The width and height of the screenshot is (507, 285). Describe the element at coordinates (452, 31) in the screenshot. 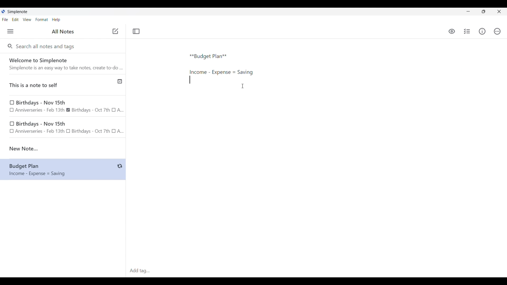

I see `Toggle to see markdown preview` at that location.